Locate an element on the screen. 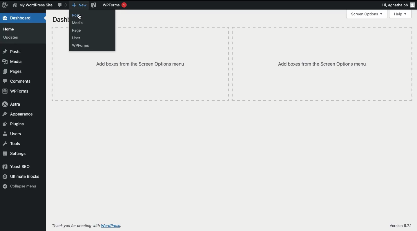 The height and width of the screenshot is (231, 417). Yoast is located at coordinates (17, 167).